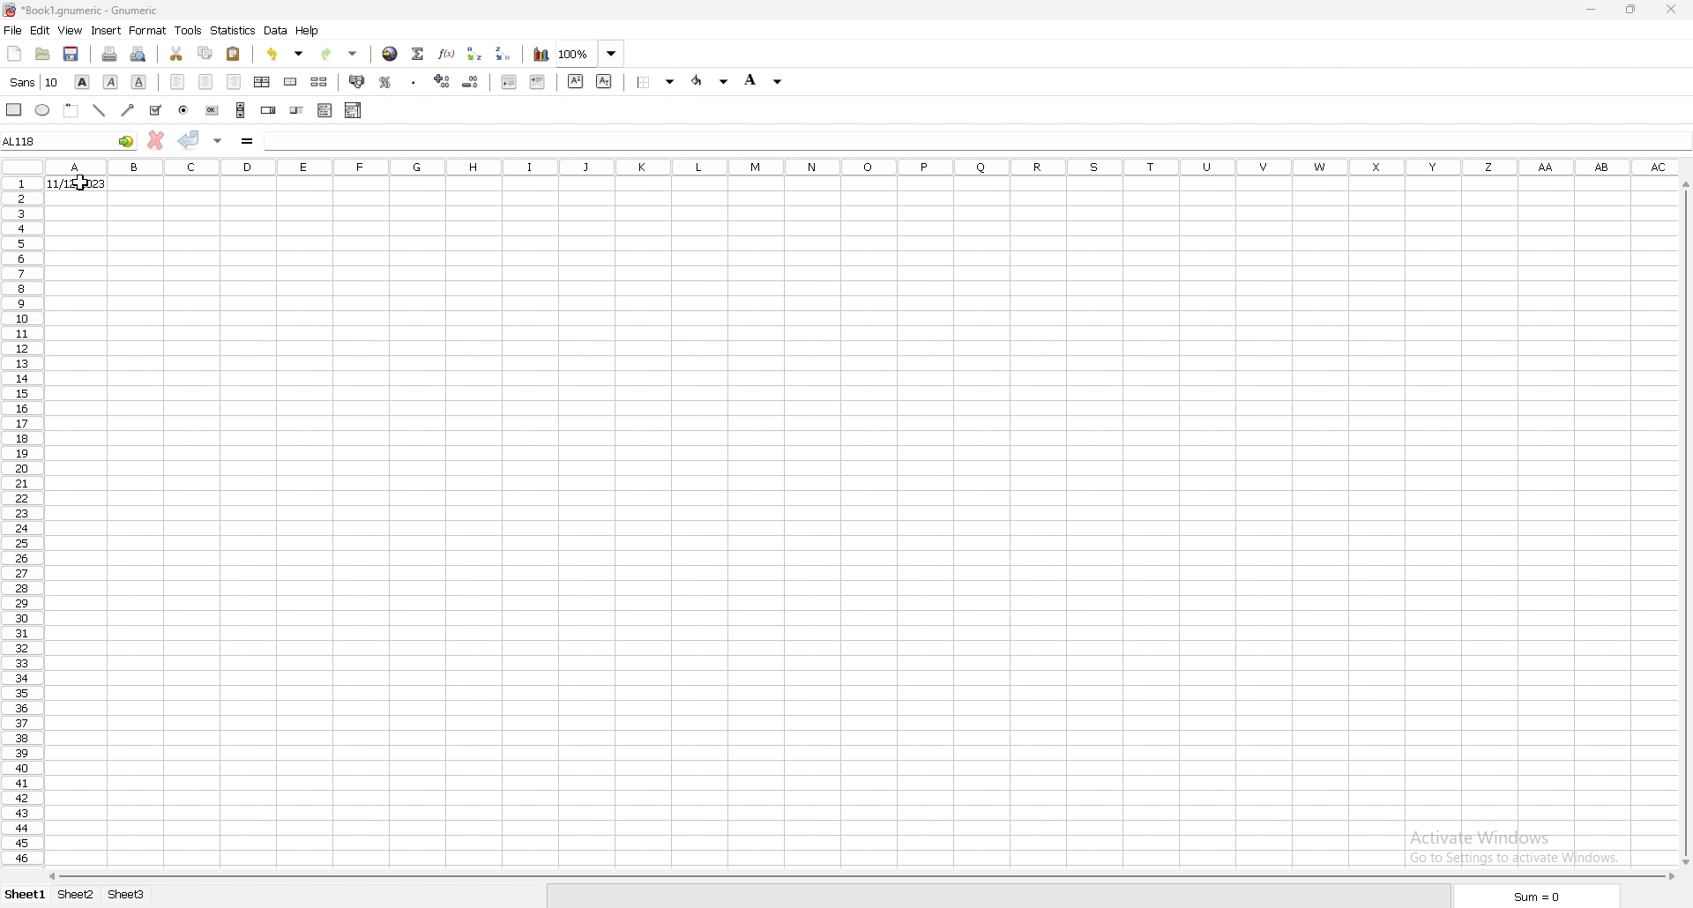  I want to click on resize, so click(1632, 9).